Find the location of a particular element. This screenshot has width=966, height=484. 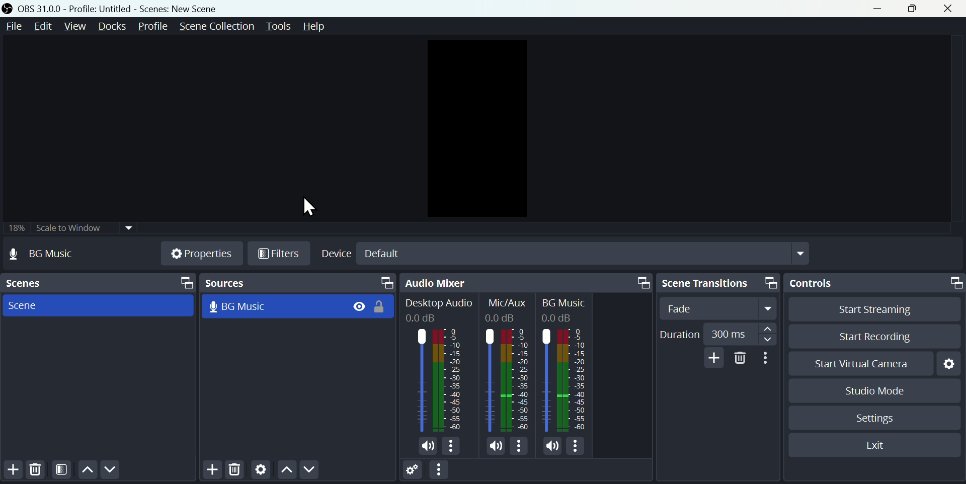

Settings is located at coordinates (949, 365).